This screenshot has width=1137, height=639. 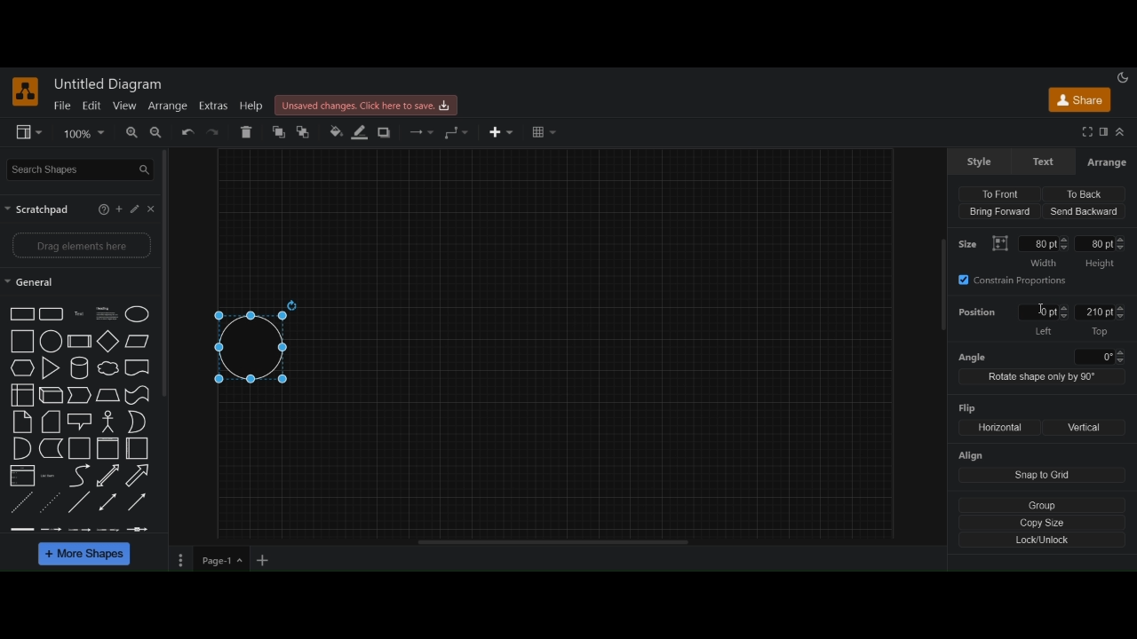 What do you see at coordinates (179, 562) in the screenshot?
I see `pages` at bounding box center [179, 562].